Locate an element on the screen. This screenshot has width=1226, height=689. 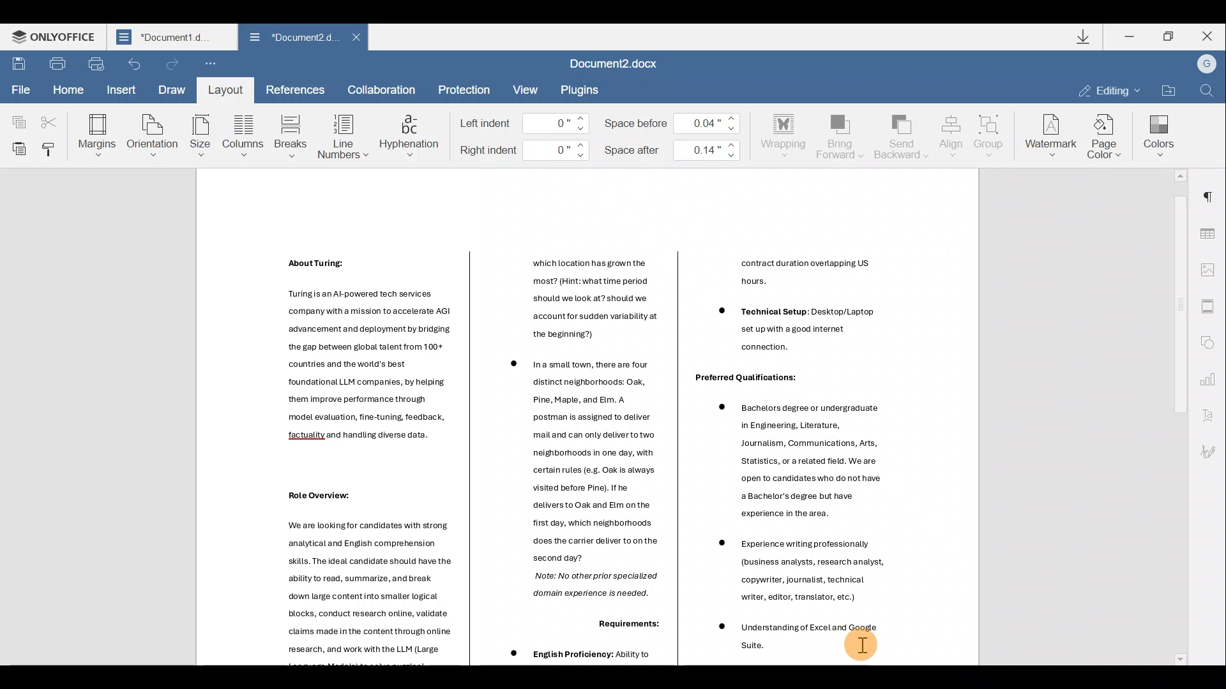
Size is located at coordinates (201, 137).